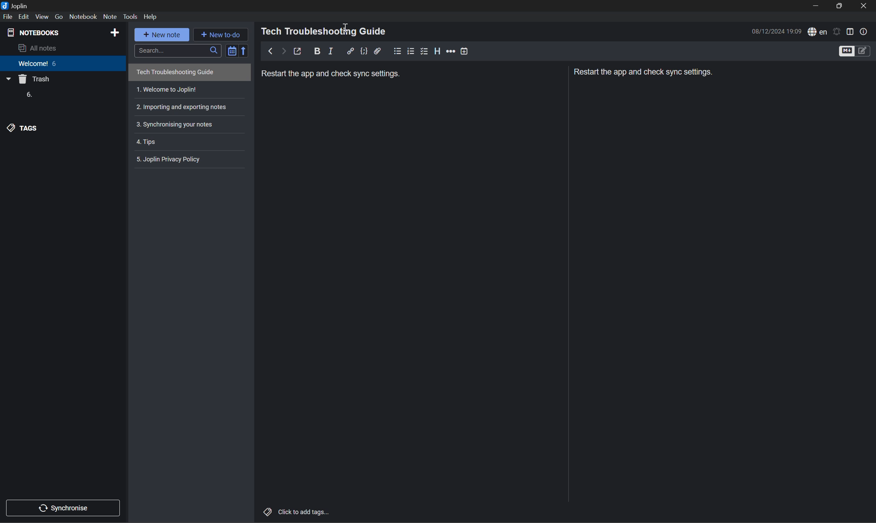  Describe the element at coordinates (231, 50) in the screenshot. I see `Toggle sort order field` at that location.